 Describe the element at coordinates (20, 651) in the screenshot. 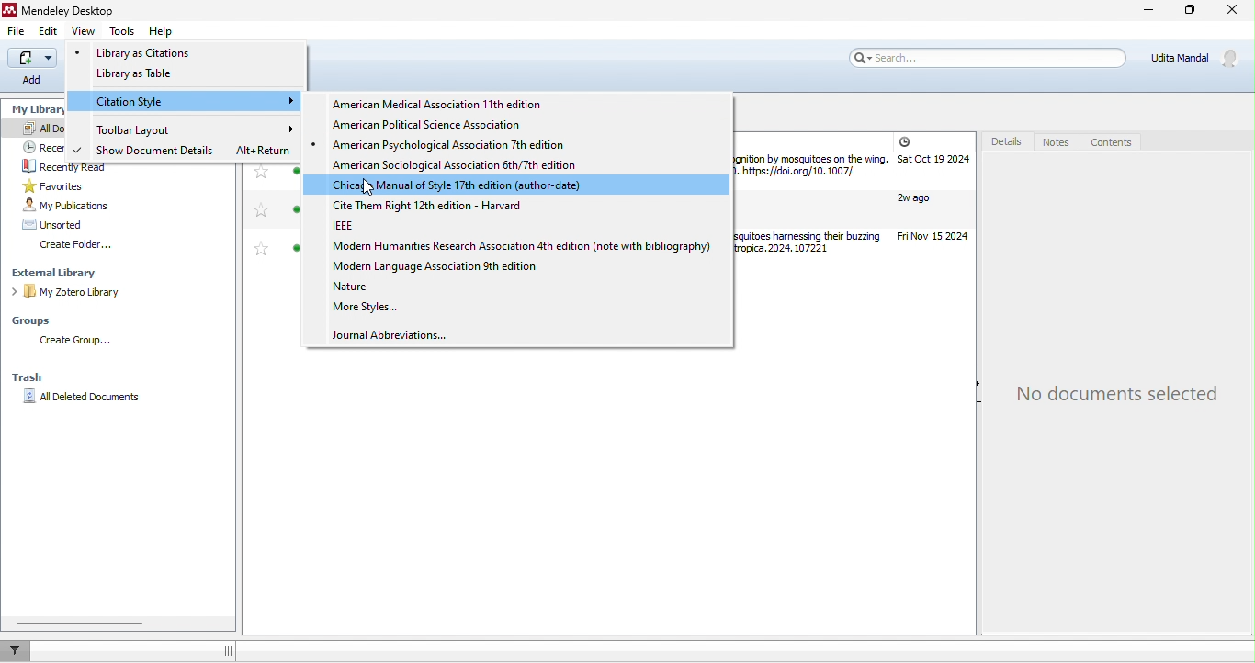

I see `filter` at that location.